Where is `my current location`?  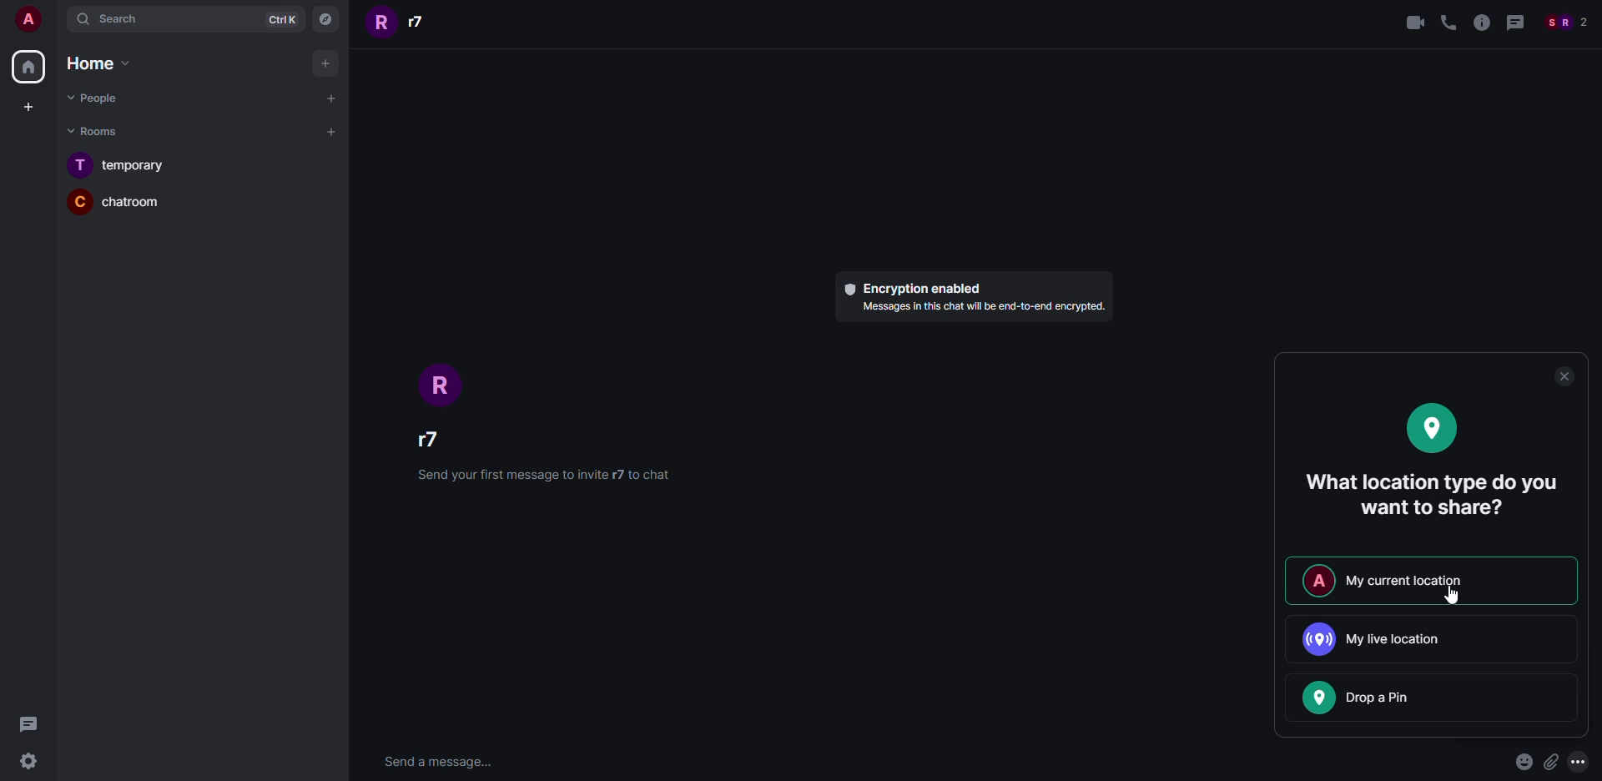 my current location is located at coordinates (1433, 580).